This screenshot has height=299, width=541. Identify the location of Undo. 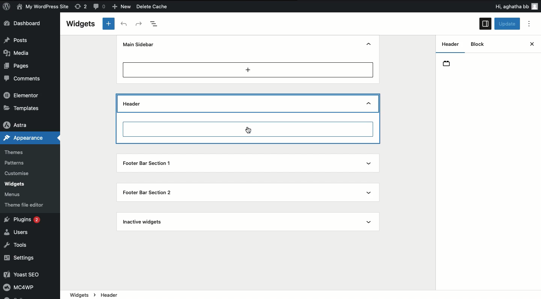
(124, 24).